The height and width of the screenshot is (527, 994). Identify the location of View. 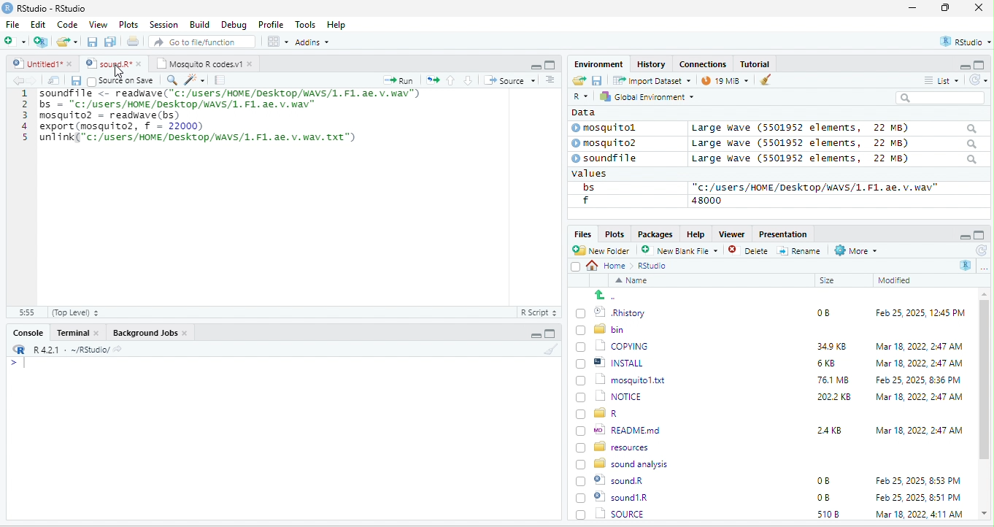
(97, 26).